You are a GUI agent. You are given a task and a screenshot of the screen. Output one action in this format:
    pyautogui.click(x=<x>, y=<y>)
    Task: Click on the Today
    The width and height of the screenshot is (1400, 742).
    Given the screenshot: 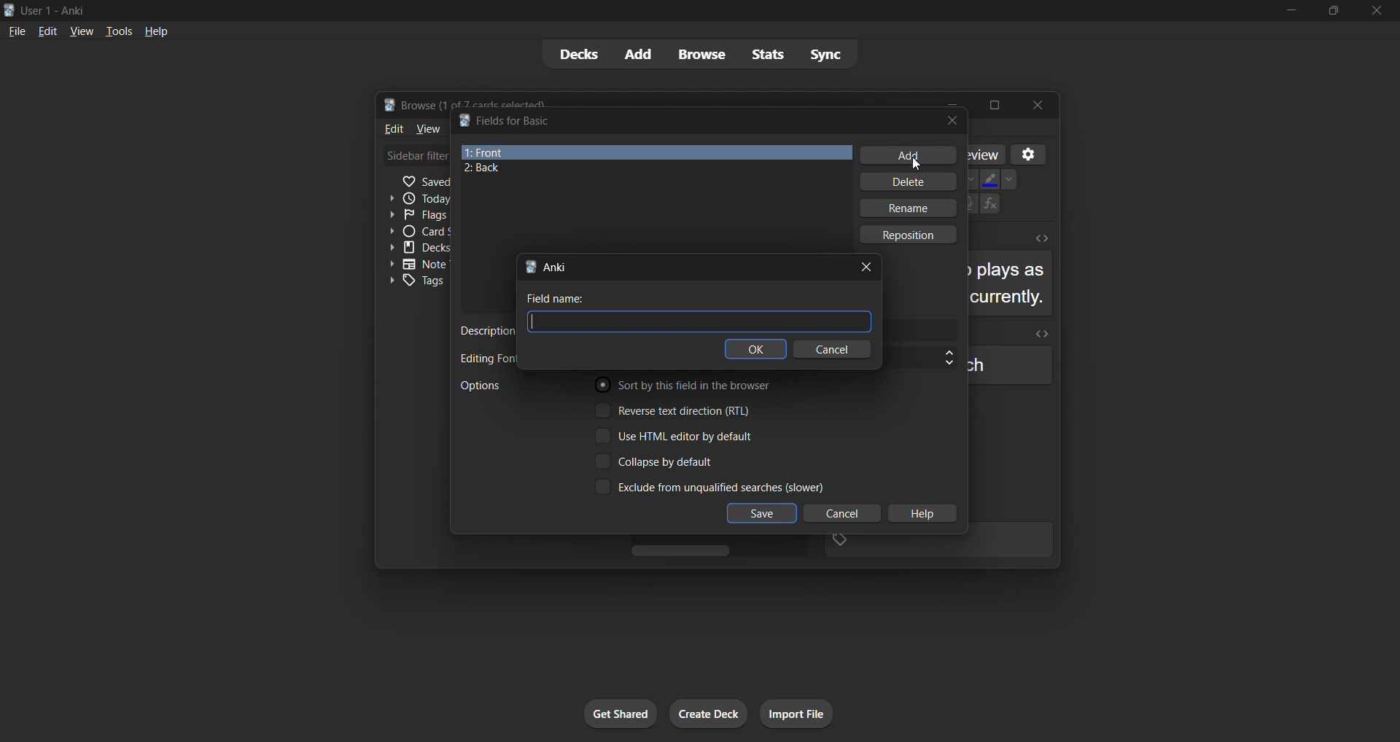 What is the action you would take?
    pyautogui.click(x=416, y=198)
    